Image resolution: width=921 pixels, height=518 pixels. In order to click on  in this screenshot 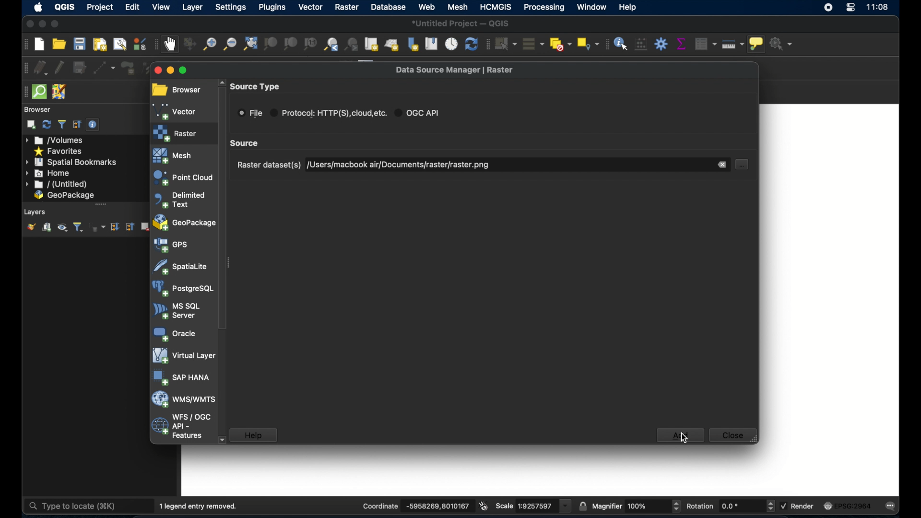, I will do `click(640, 506)`.